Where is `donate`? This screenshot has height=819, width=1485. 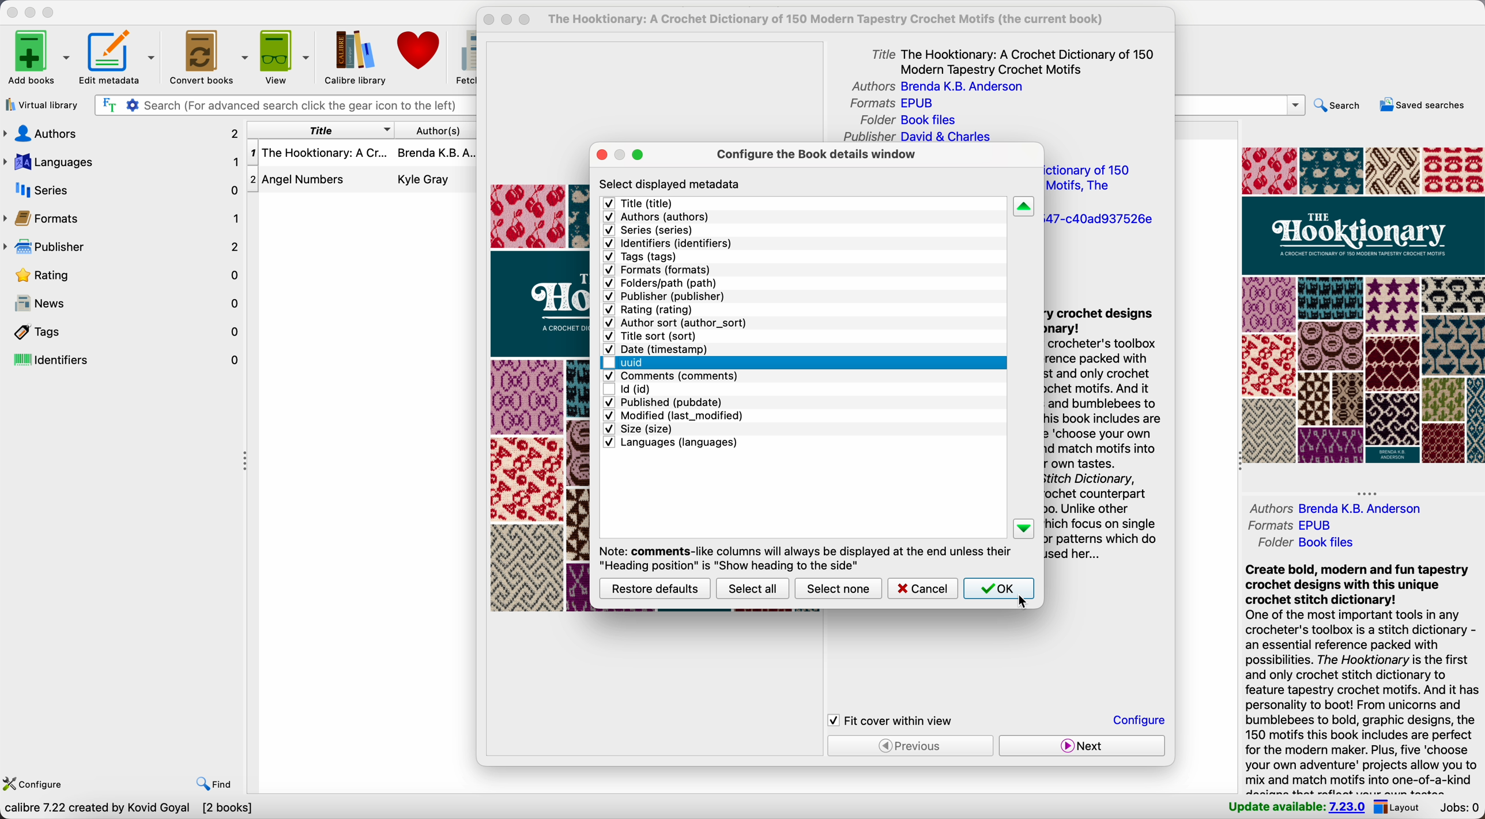 donate is located at coordinates (421, 51).